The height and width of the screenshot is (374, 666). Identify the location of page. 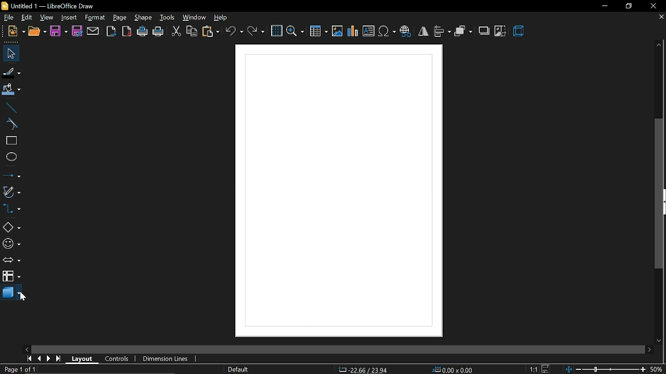
(119, 18).